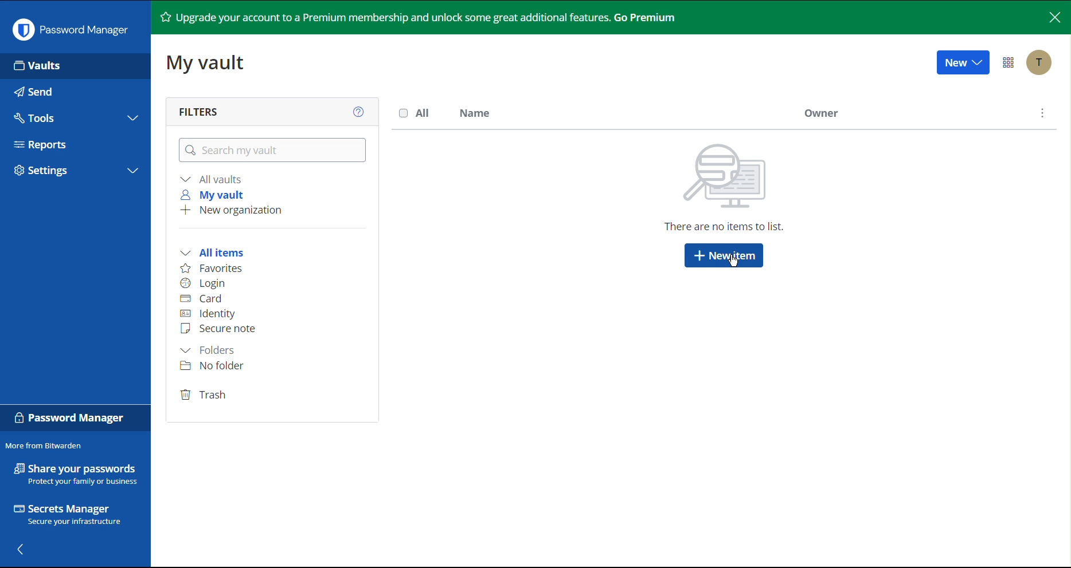 This screenshot has width=1071, height=568. Describe the element at coordinates (415, 113) in the screenshot. I see `All` at that location.